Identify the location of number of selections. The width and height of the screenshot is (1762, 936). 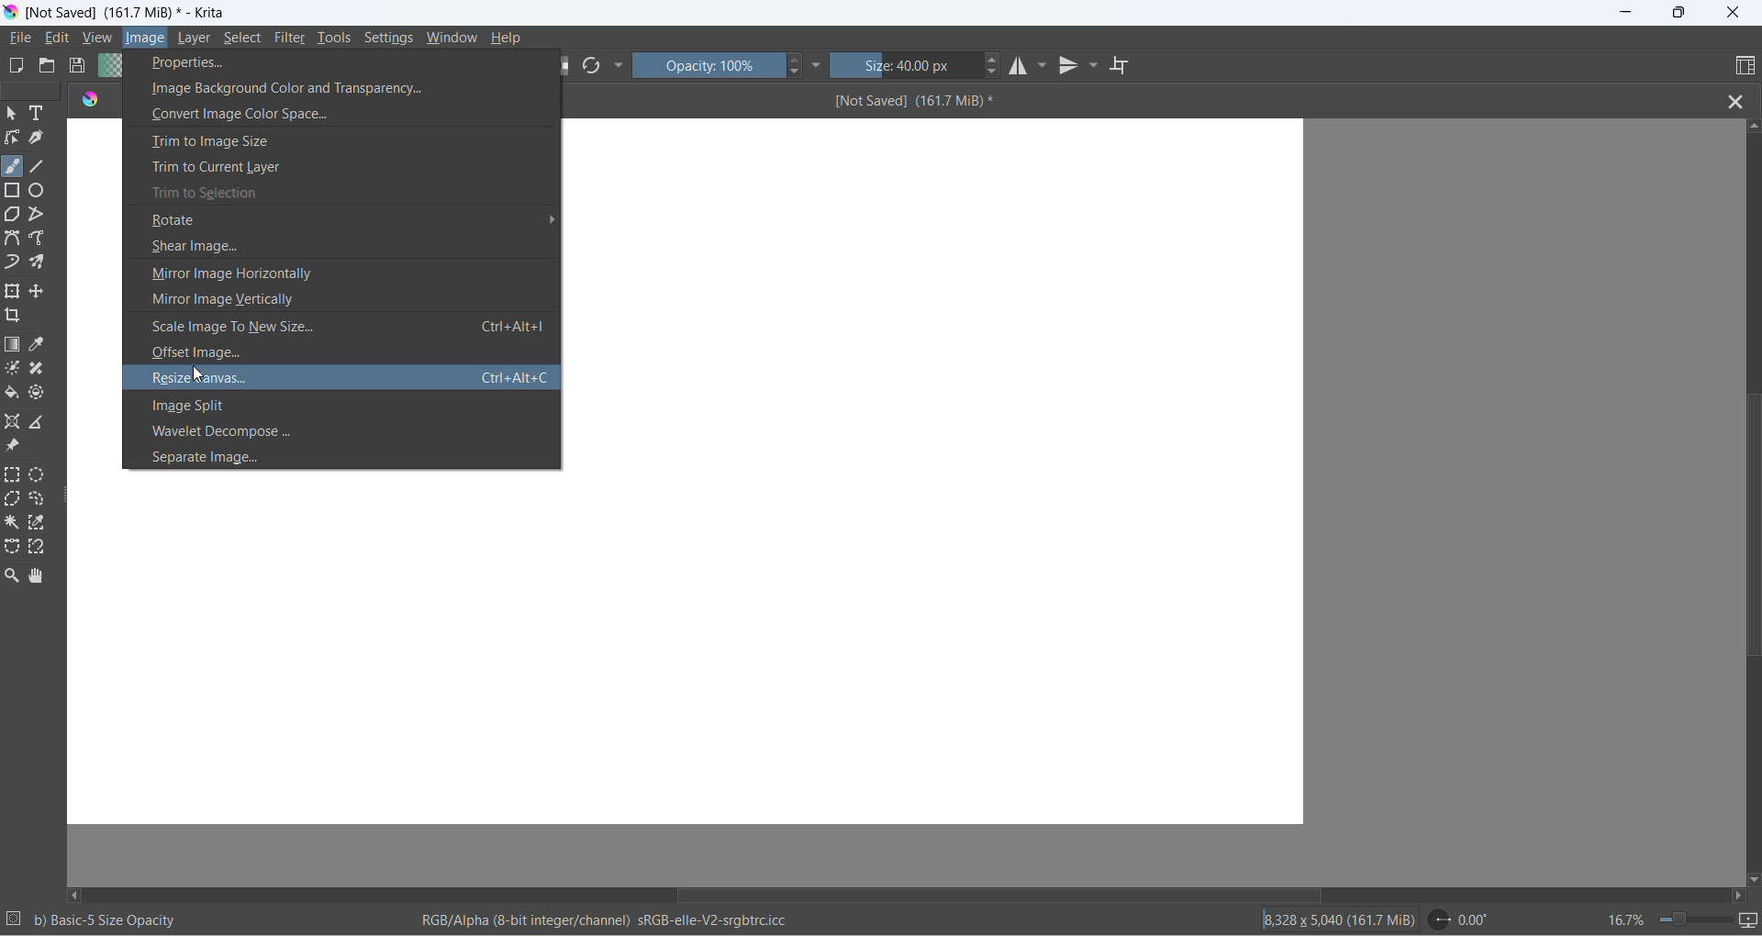
(14, 920).